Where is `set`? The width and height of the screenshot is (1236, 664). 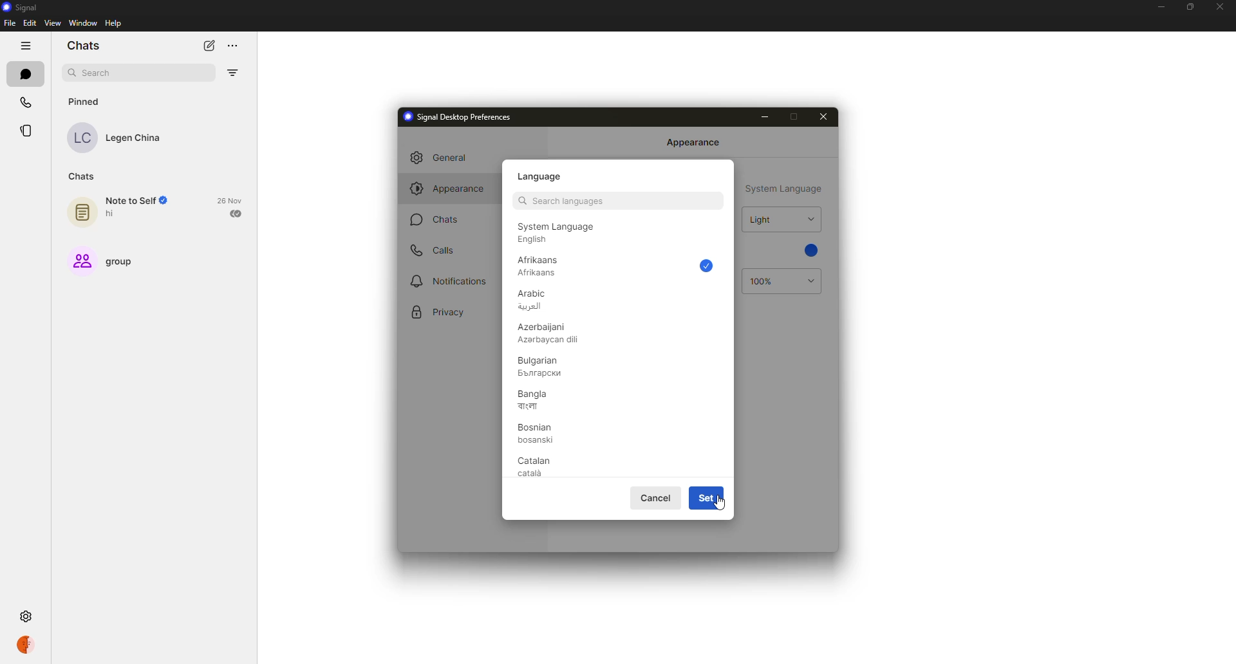 set is located at coordinates (708, 498).